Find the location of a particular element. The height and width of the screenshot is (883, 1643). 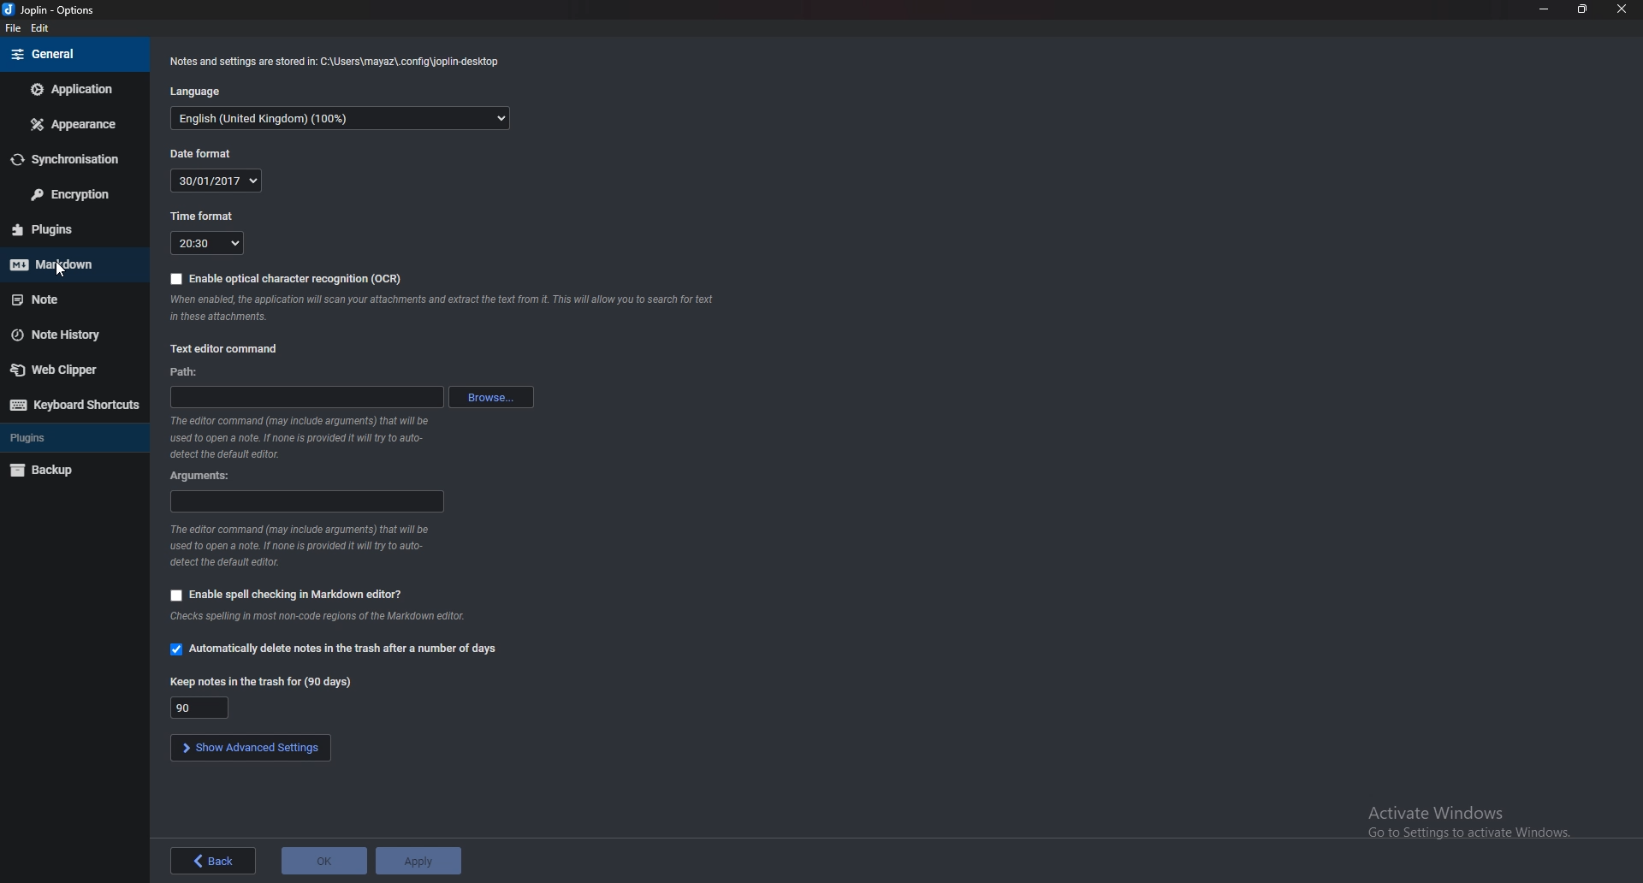

General is located at coordinates (70, 54).